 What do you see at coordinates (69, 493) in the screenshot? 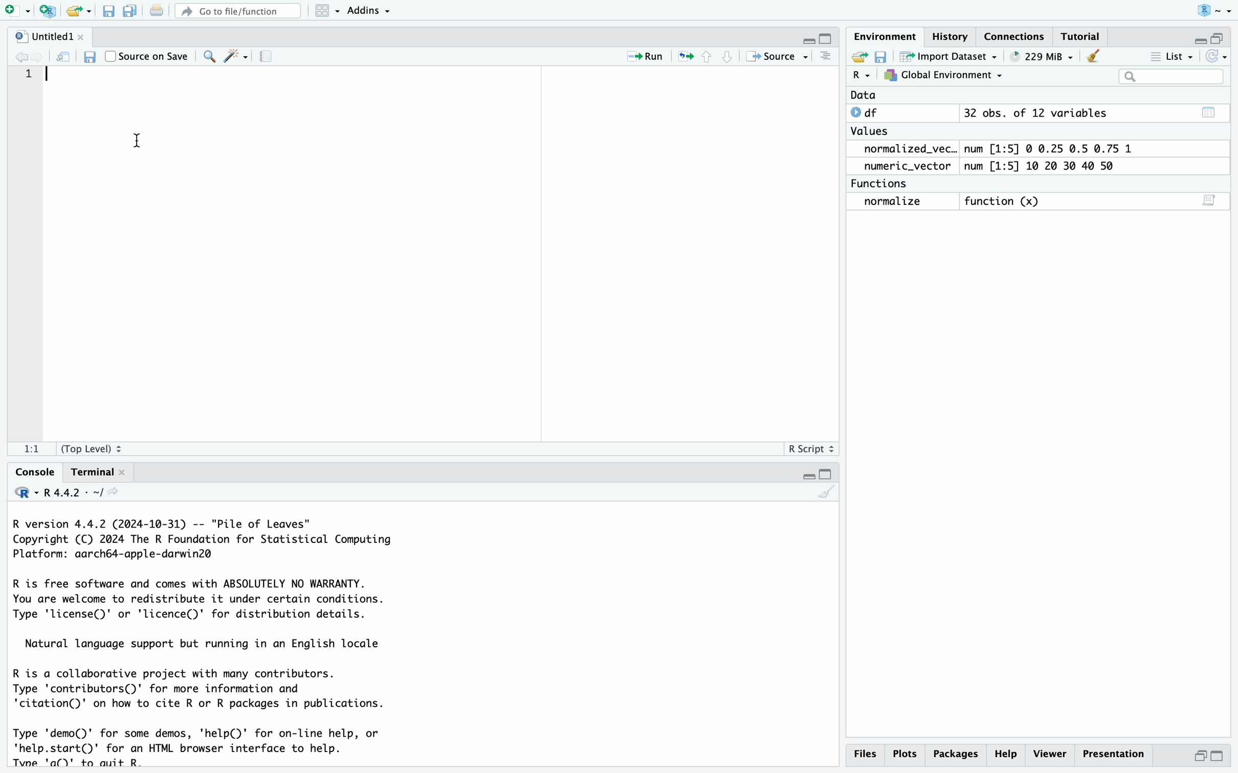
I see `R 4.4.2 . ~/` at bounding box center [69, 493].